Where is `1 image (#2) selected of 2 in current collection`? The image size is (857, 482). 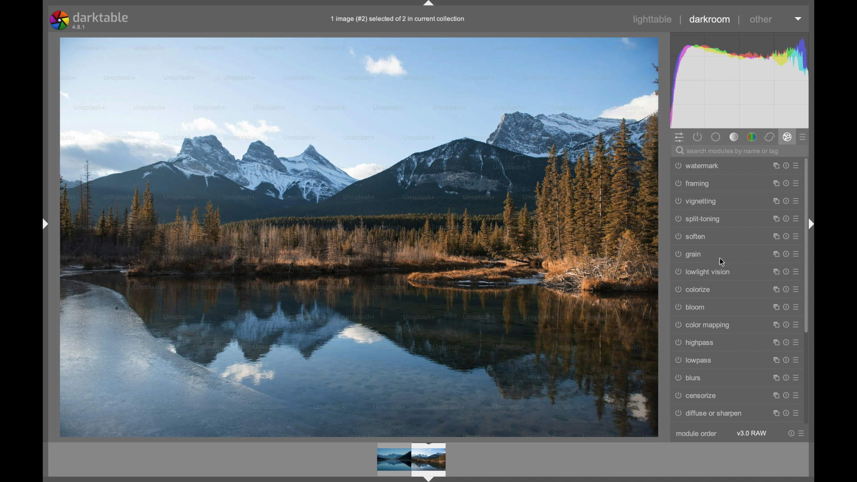 1 image (#2) selected of 2 in current collection is located at coordinates (402, 22).